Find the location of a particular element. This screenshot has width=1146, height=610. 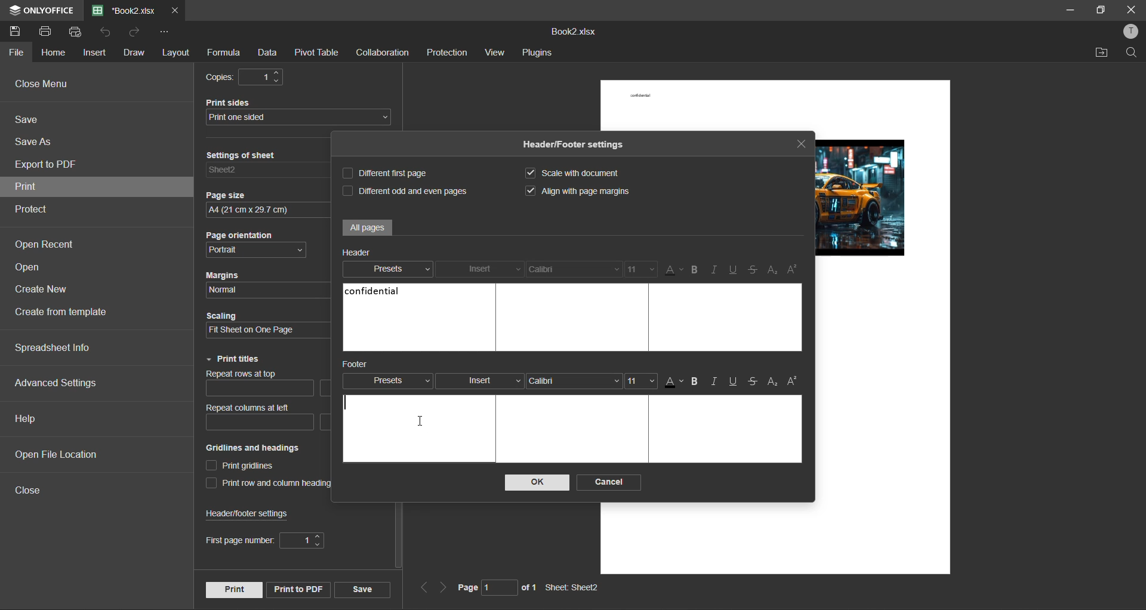

protection is located at coordinates (447, 53).